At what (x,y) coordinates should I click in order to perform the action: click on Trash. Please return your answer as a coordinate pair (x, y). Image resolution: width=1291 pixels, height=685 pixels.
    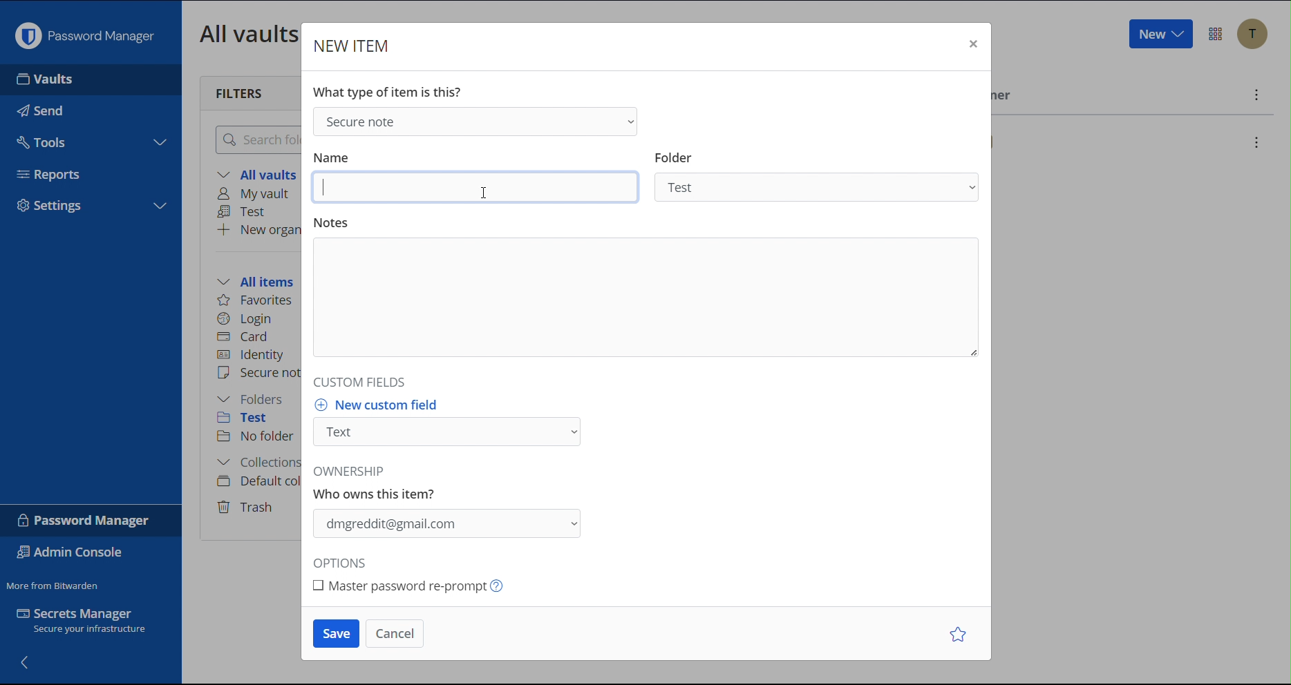
    Looking at the image, I should click on (247, 505).